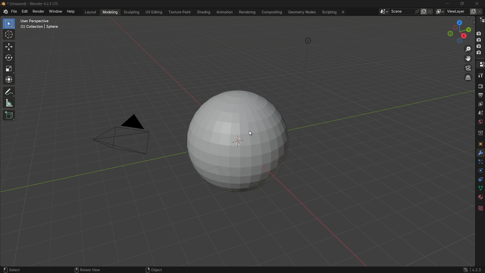  I want to click on texture, so click(480, 208).